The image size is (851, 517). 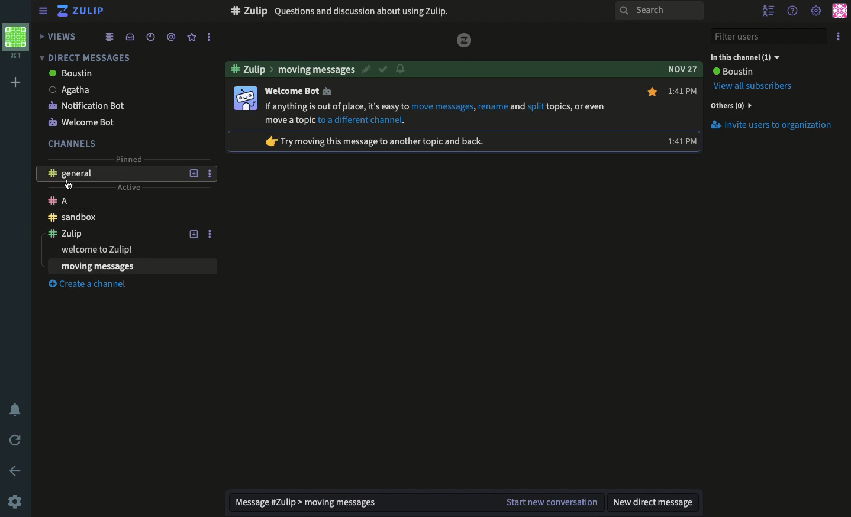 I want to click on Active, so click(x=128, y=186).